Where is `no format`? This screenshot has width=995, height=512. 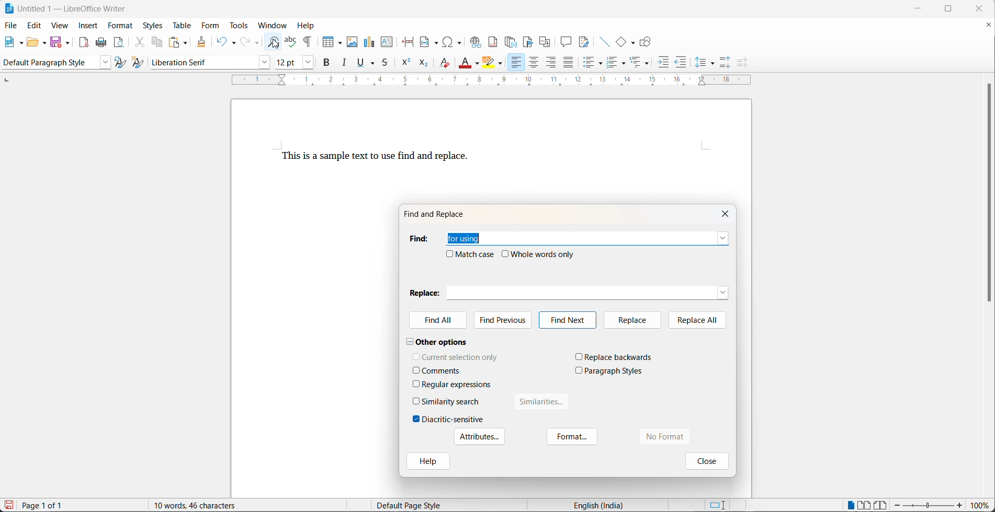
no format is located at coordinates (676, 437).